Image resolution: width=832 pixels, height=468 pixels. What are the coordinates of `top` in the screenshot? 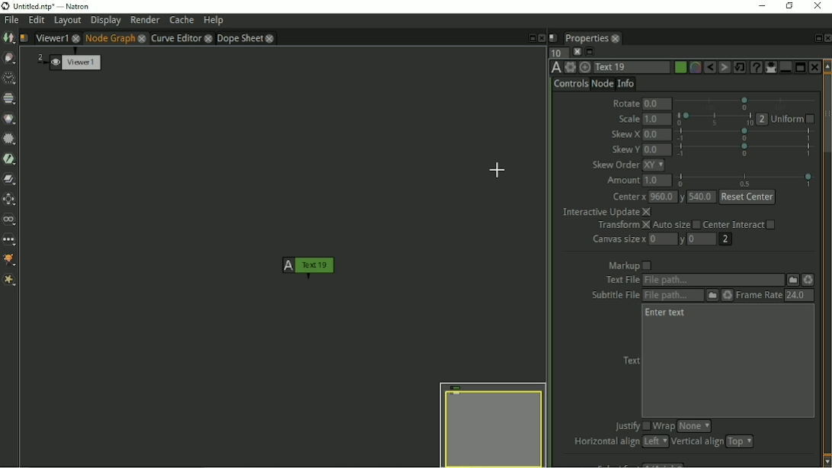 It's located at (743, 441).